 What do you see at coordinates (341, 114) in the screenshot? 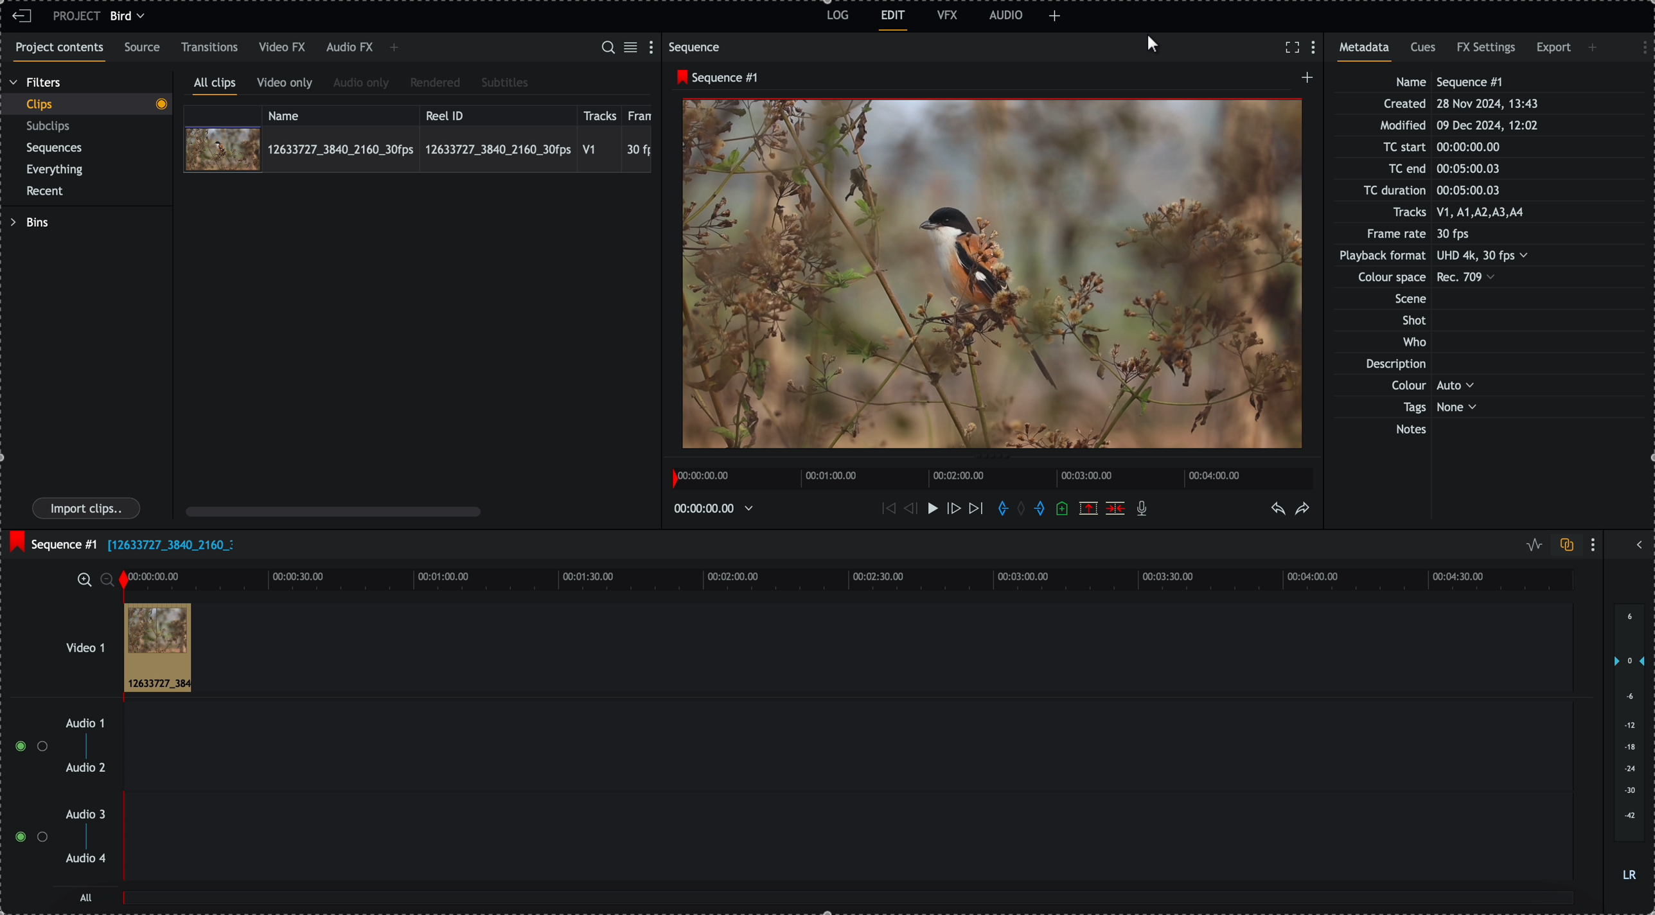
I see `name` at bounding box center [341, 114].